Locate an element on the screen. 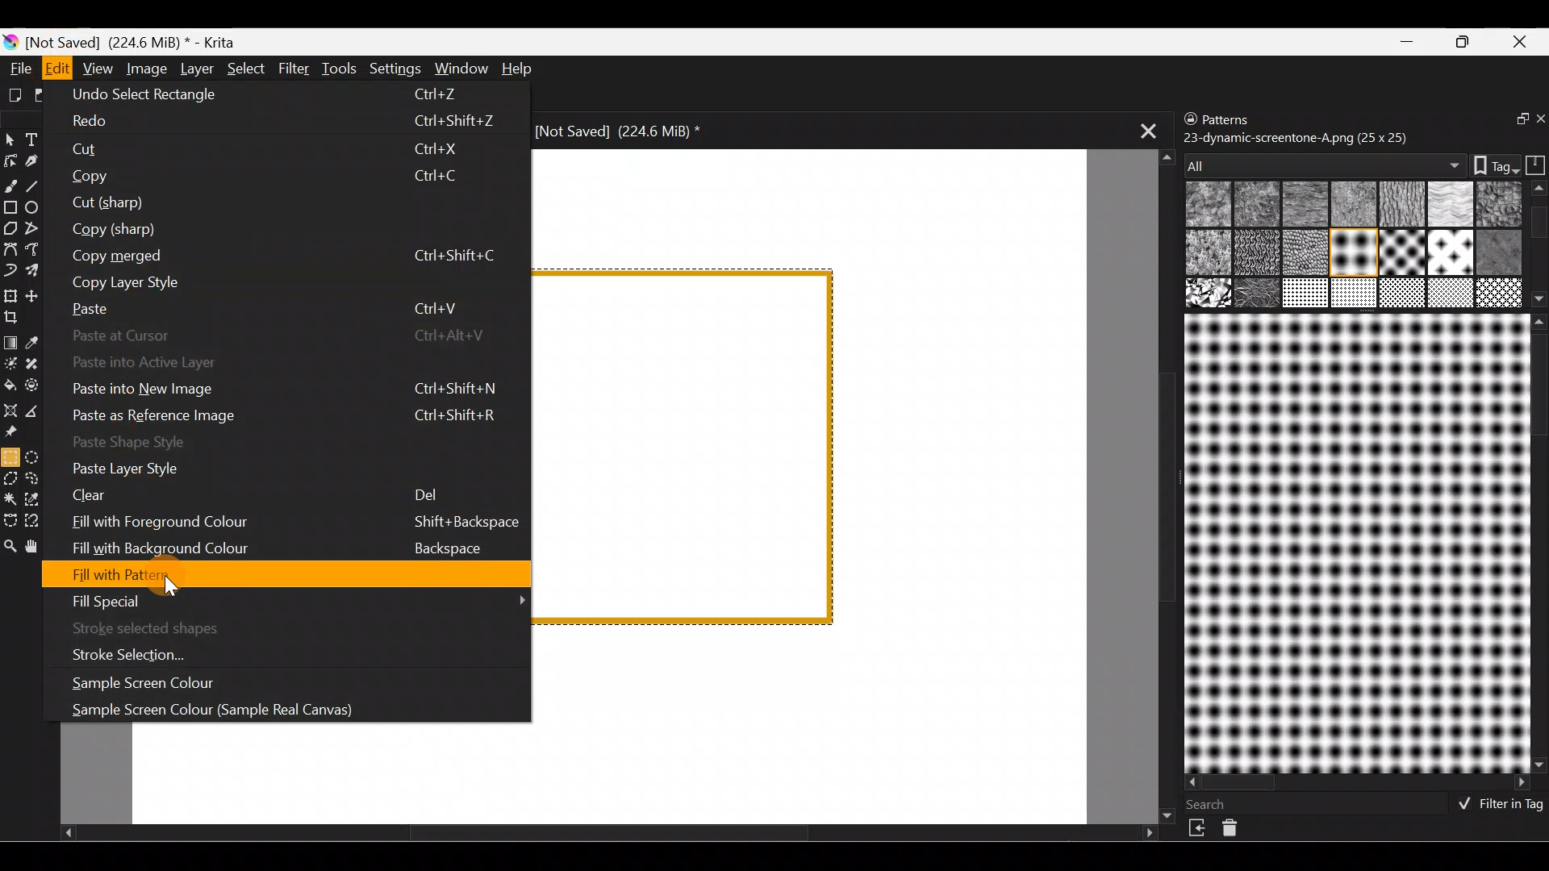 This screenshot has height=871, width=1549. 10 drawed_dotted.png is located at coordinates (1351, 253).